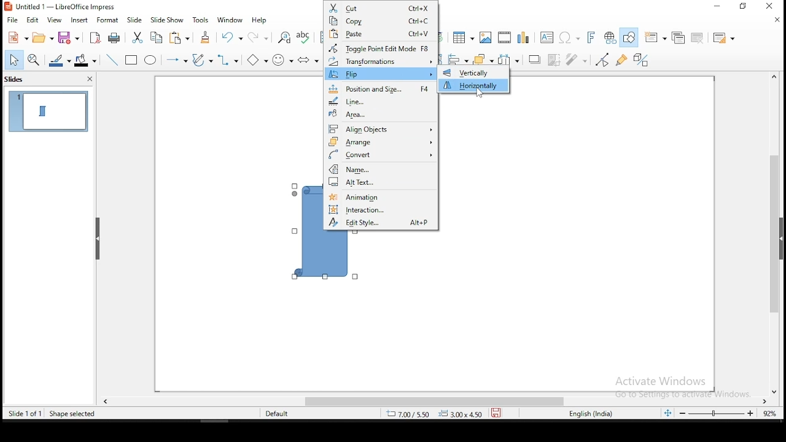  Describe the element at coordinates (41, 37) in the screenshot. I see `open` at that location.